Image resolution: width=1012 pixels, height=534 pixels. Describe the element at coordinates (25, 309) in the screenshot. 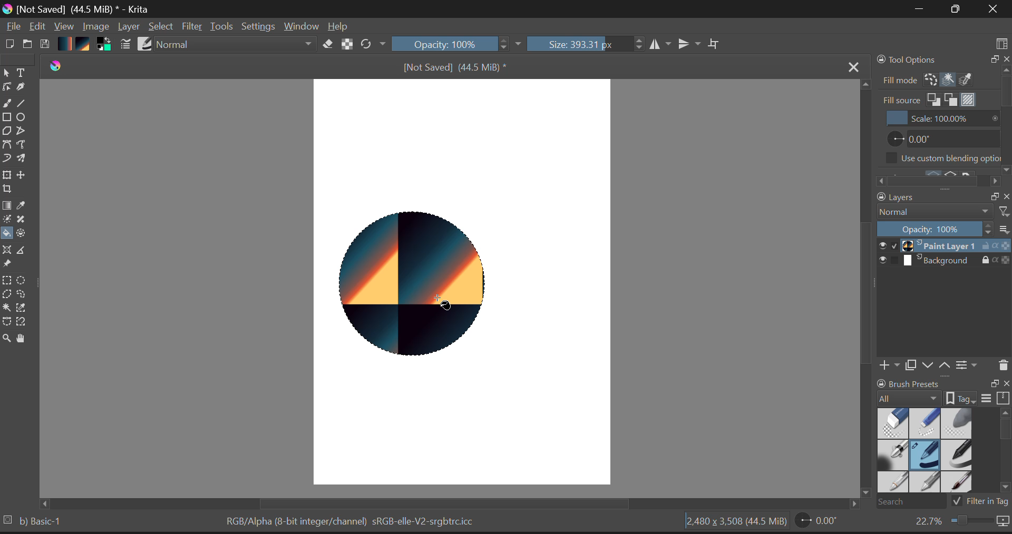

I see `Same Color Selection` at that location.